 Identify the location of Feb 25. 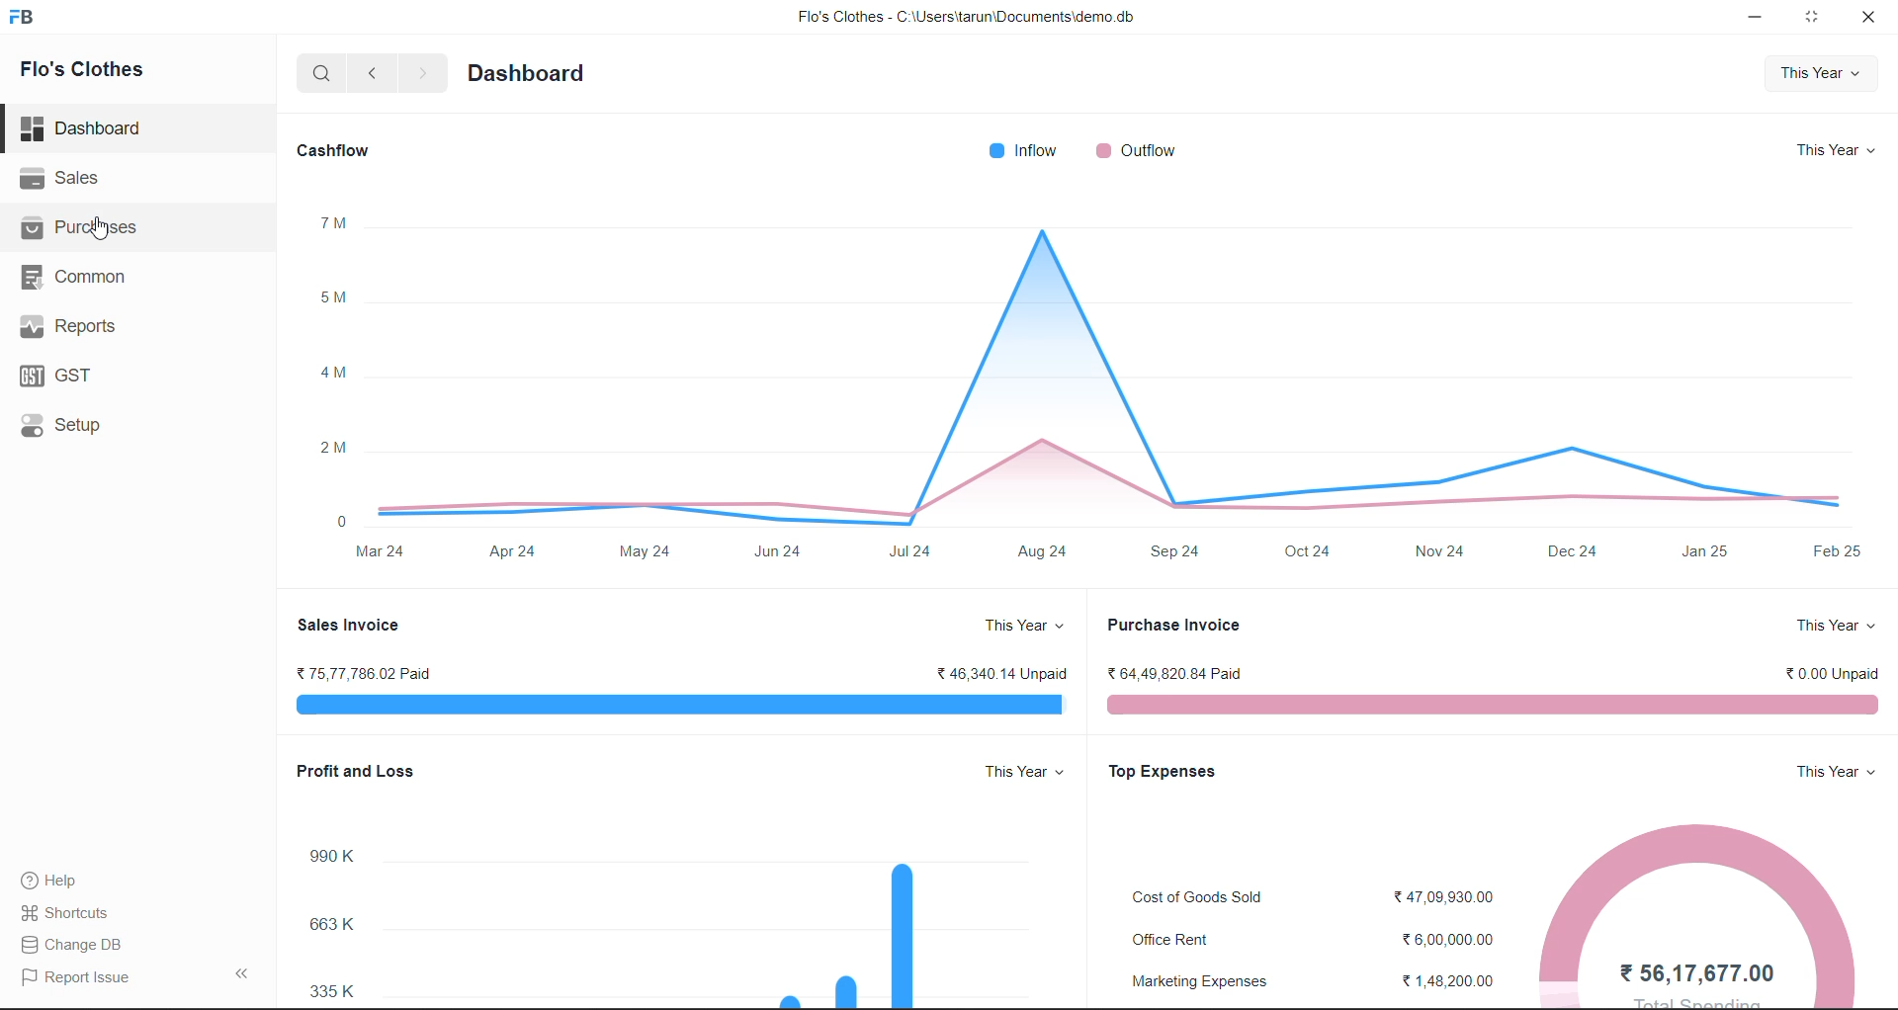
(1836, 555).